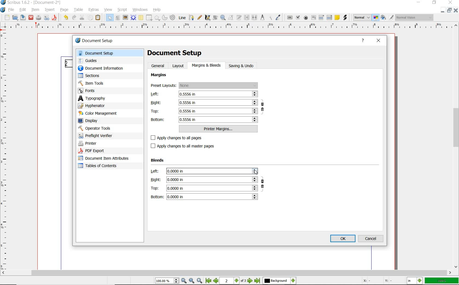 This screenshot has height=285, width=459. What do you see at coordinates (141, 18) in the screenshot?
I see `table` at bounding box center [141, 18].